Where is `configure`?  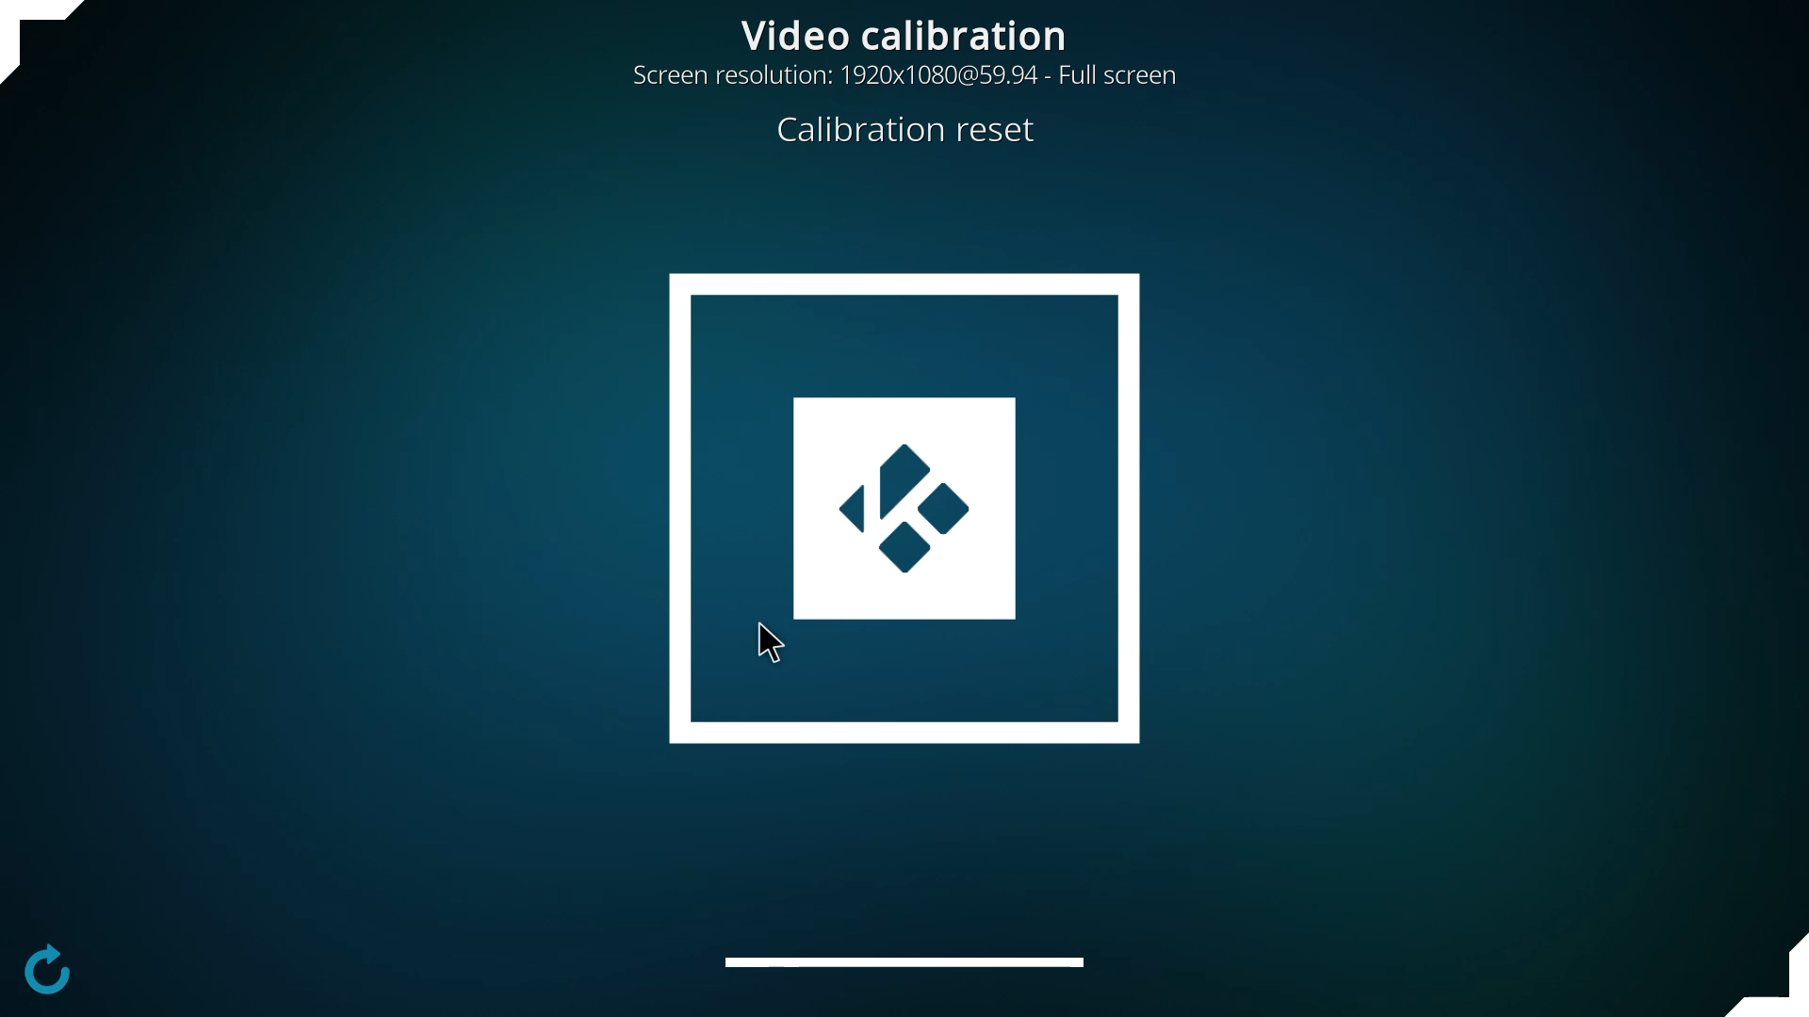
configure is located at coordinates (47, 973).